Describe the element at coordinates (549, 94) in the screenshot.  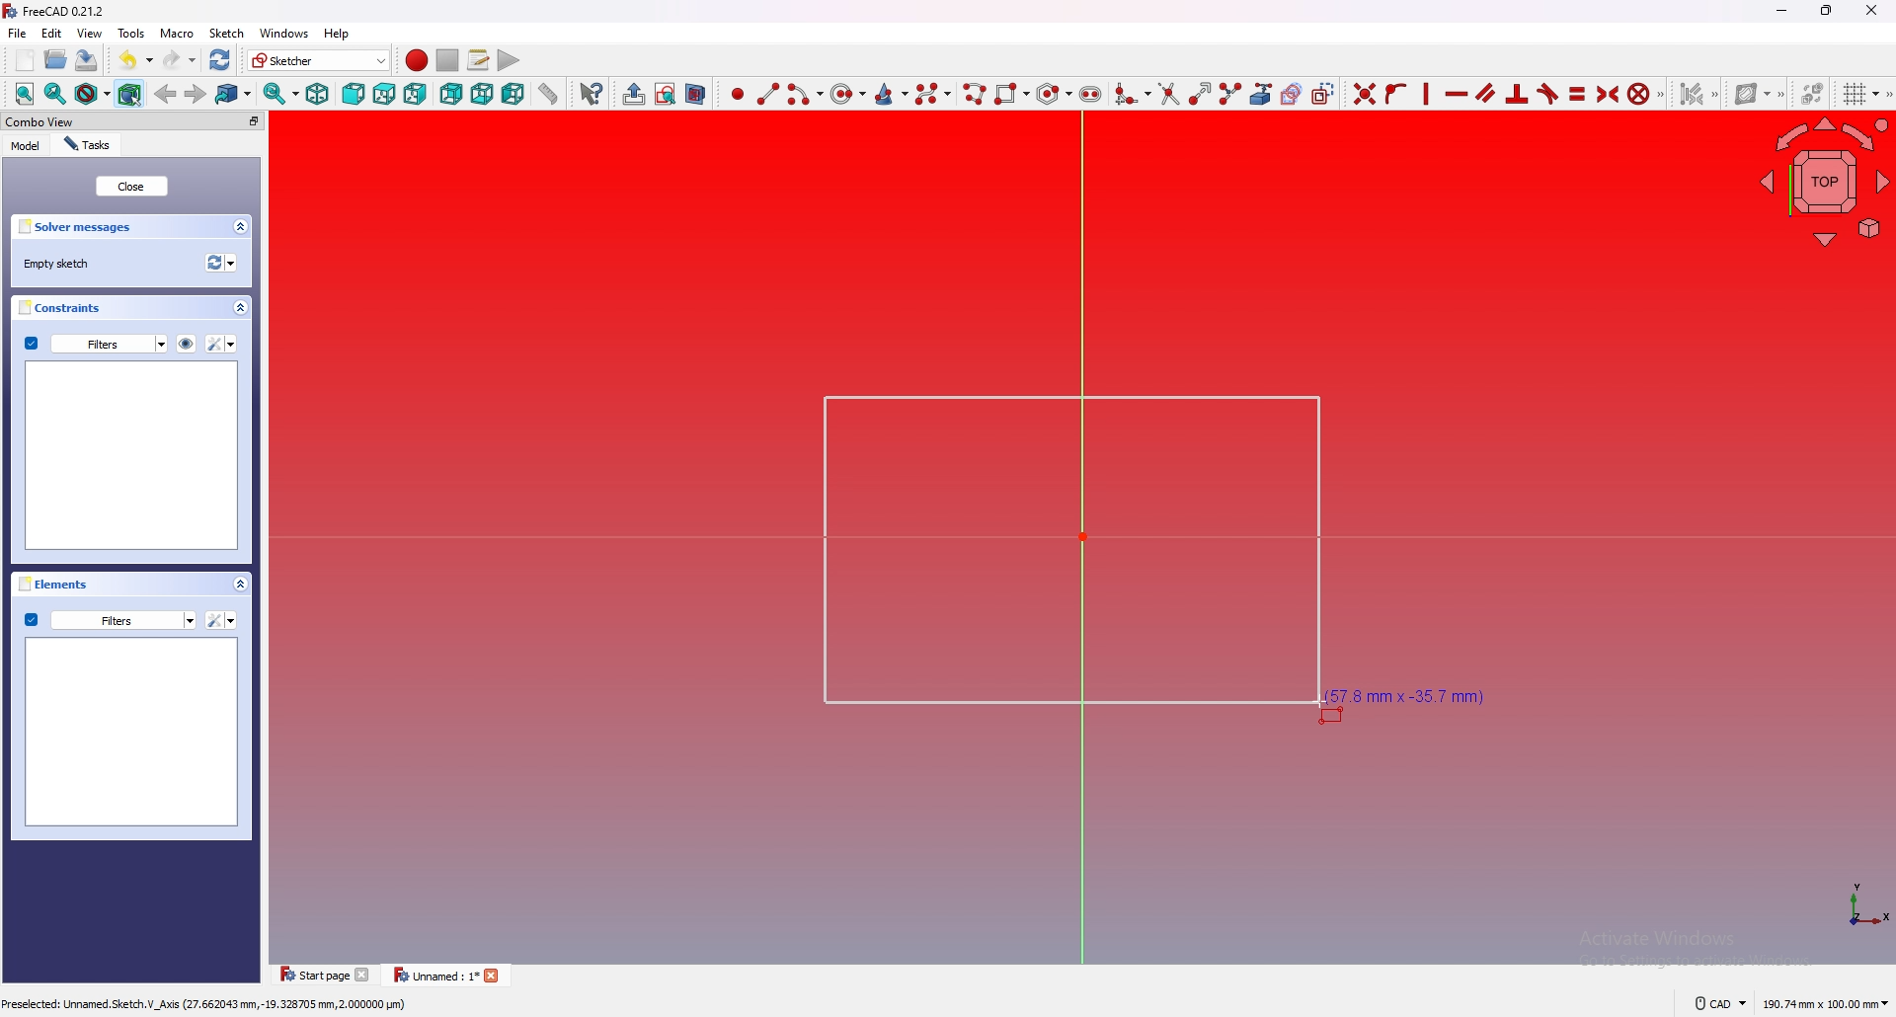
I see `measure distance` at that location.